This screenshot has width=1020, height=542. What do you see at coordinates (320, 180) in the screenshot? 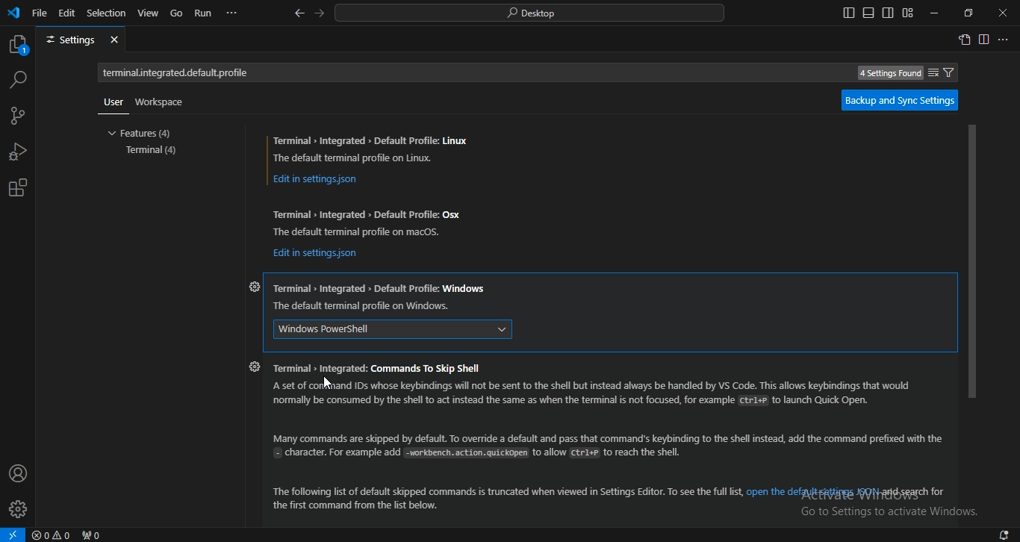
I see ` Edit in settingsjson` at bounding box center [320, 180].